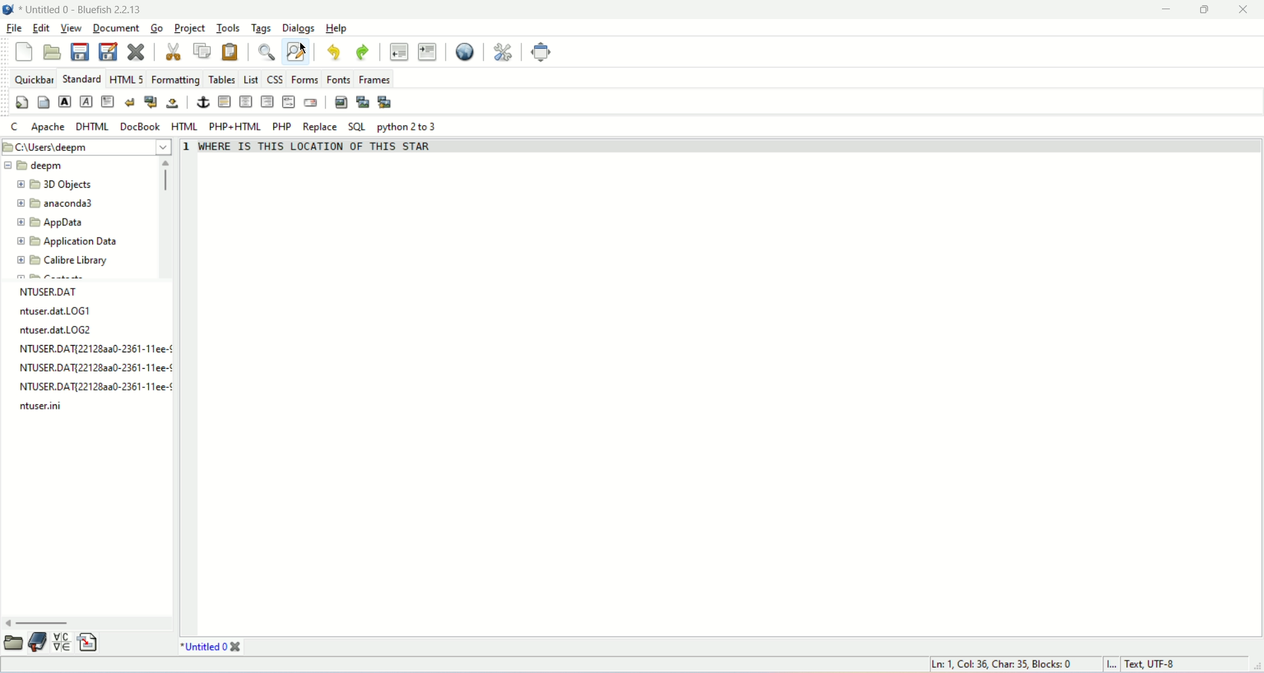 Image resolution: width=1264 pixels, height=673 pixels. What do you see at coordinates (109, 51) in the screenshot?
I see `save as` at bounding box center [109, 51].